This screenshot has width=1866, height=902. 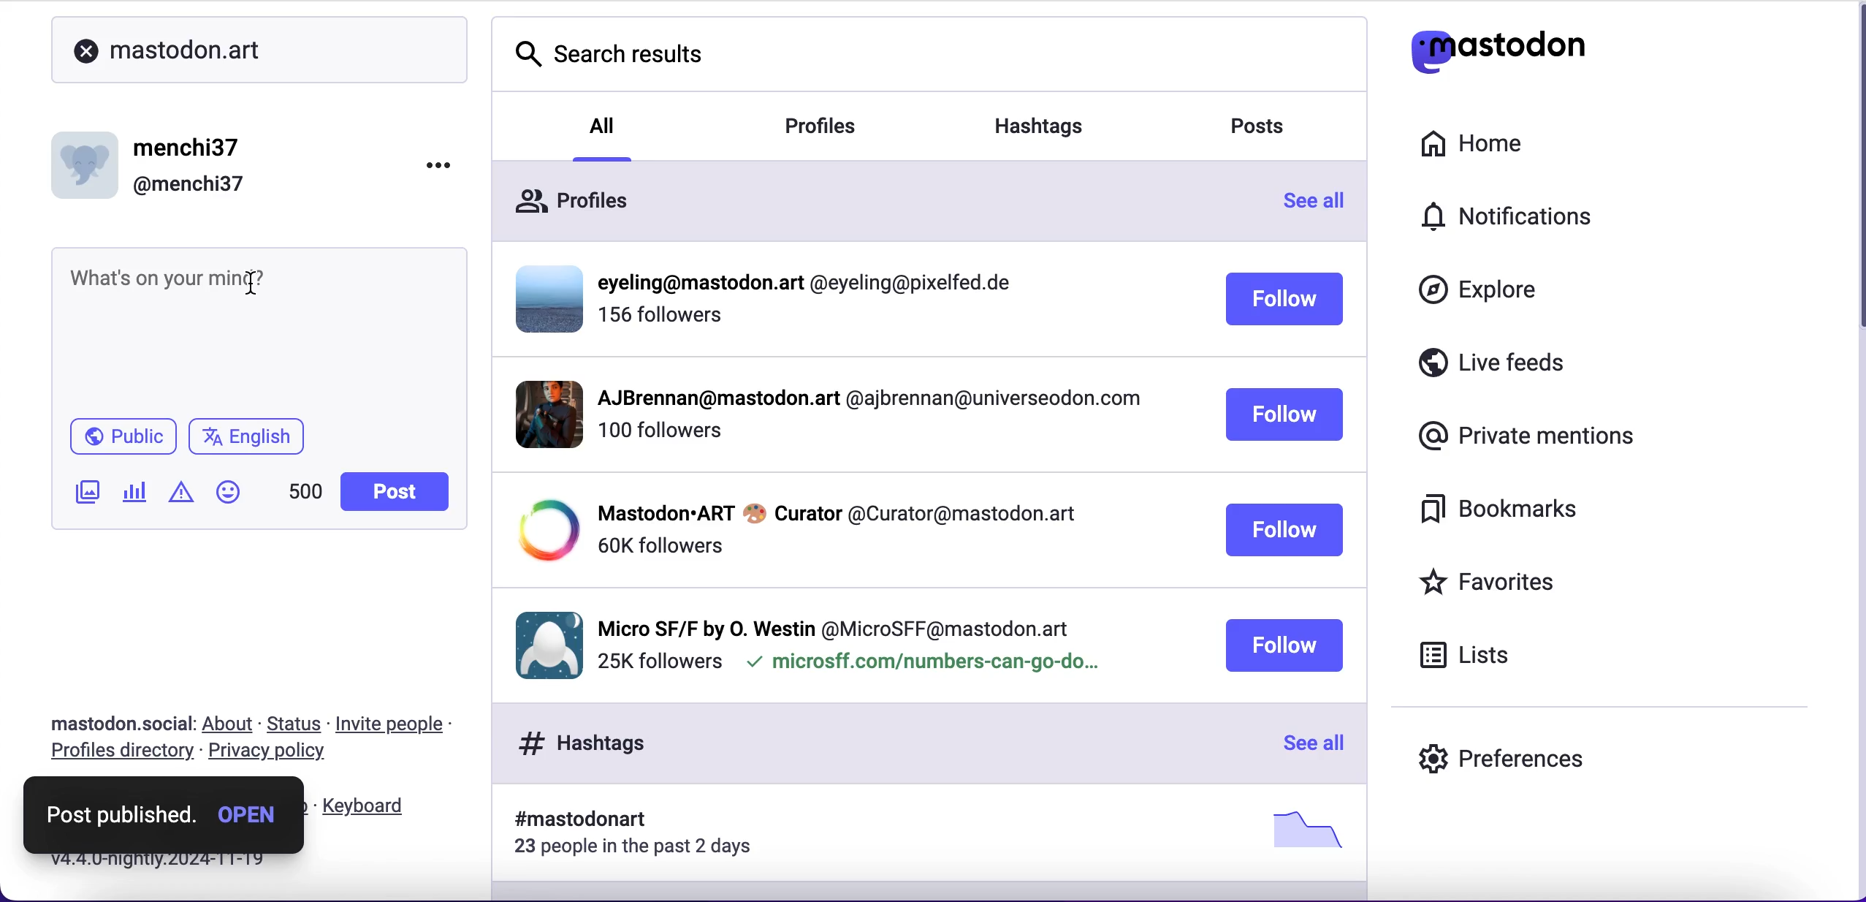 What do you see at coordinates (573, 198) in the screenshot?
I see `profiles` at bounding box center [573, 198].